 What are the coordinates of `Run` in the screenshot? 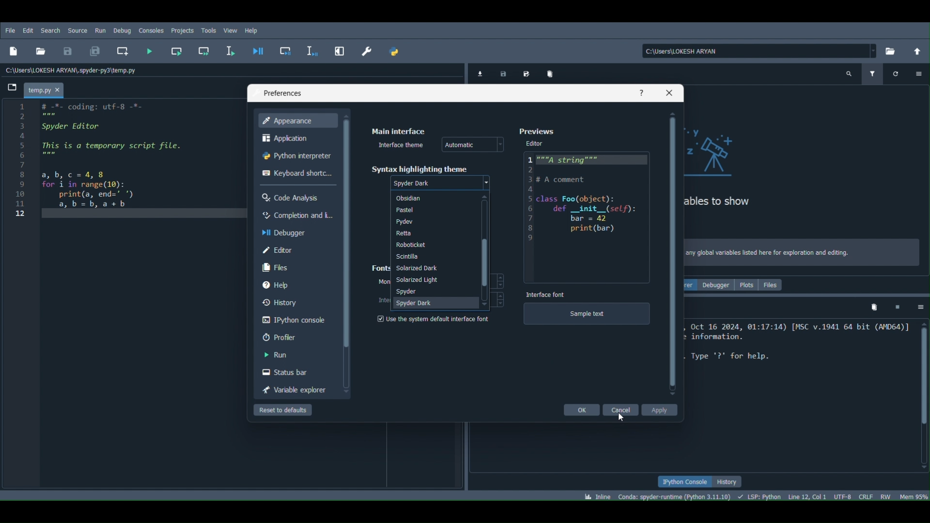 It's located at (101, 30).